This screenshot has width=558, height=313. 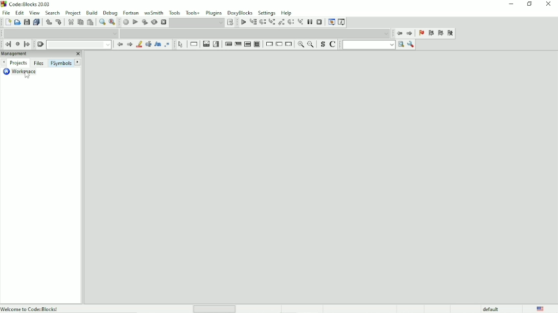 I want to click on Selected text, so click(x=148, y=44).